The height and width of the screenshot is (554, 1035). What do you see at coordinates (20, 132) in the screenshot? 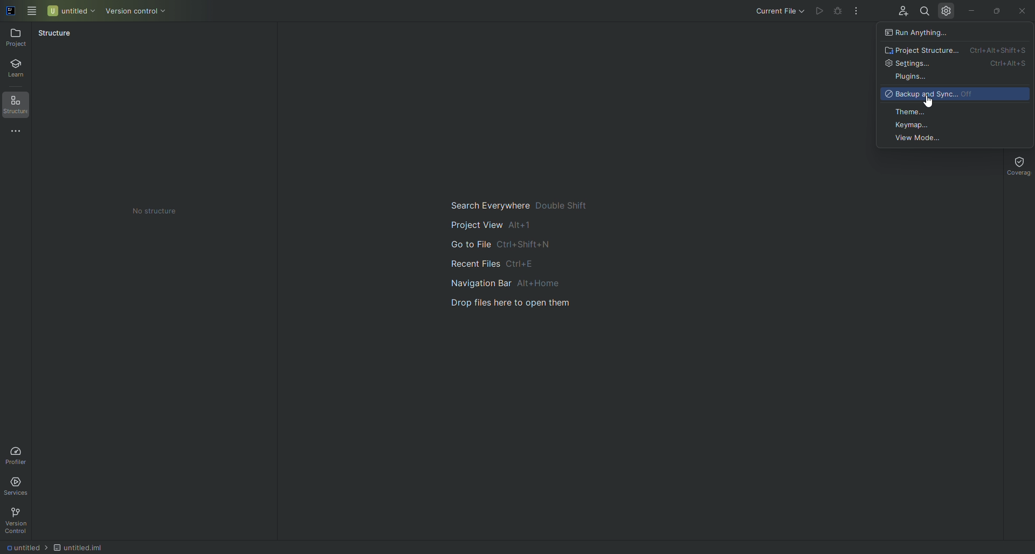
I see `More tools` at bounding box center [20, 132].